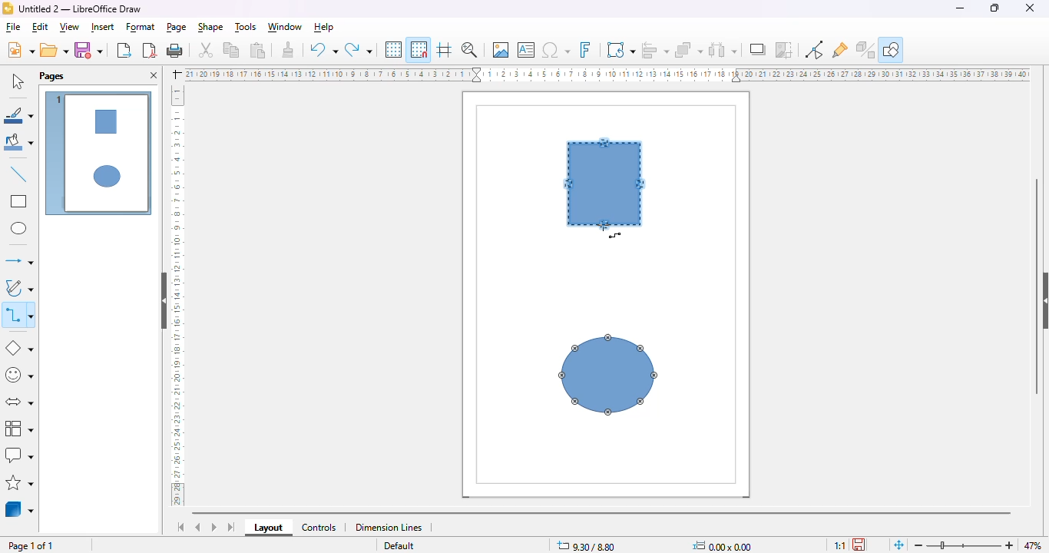  What do you see at coordinates (556, 50) in the screenshot?
I see `insert special characters` at bounding box center [556, 50].